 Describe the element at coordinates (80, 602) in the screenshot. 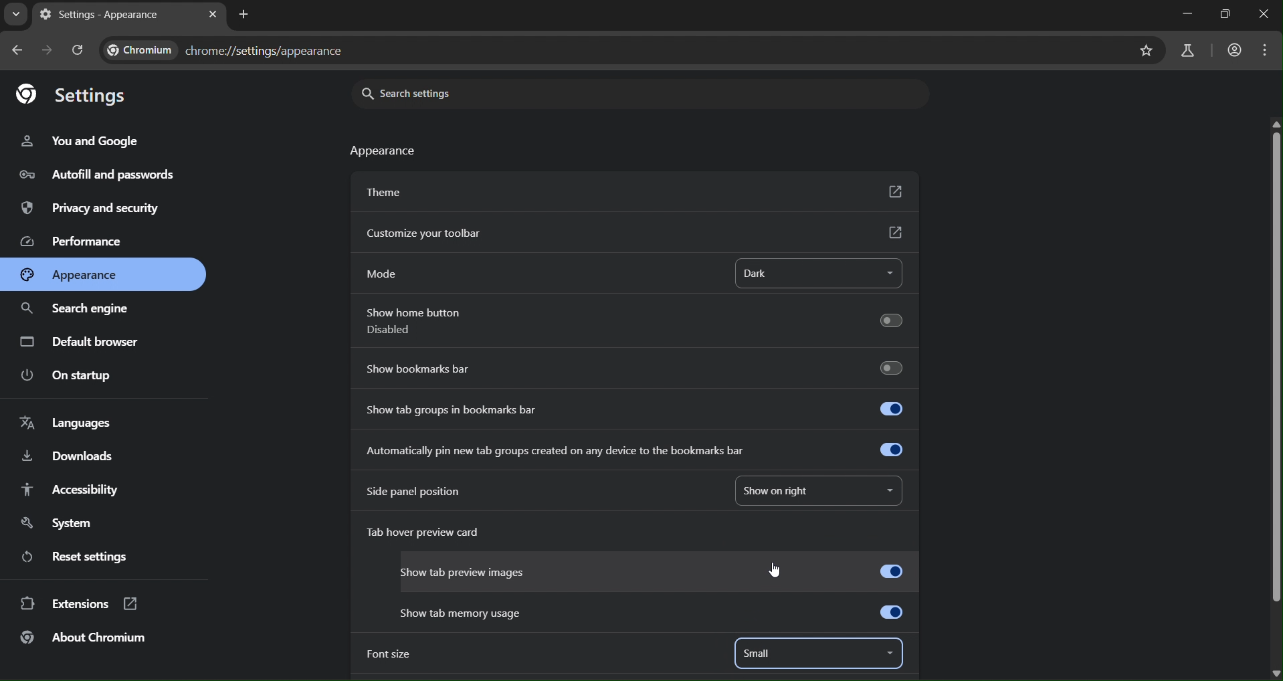

I see `extensions` at that location.